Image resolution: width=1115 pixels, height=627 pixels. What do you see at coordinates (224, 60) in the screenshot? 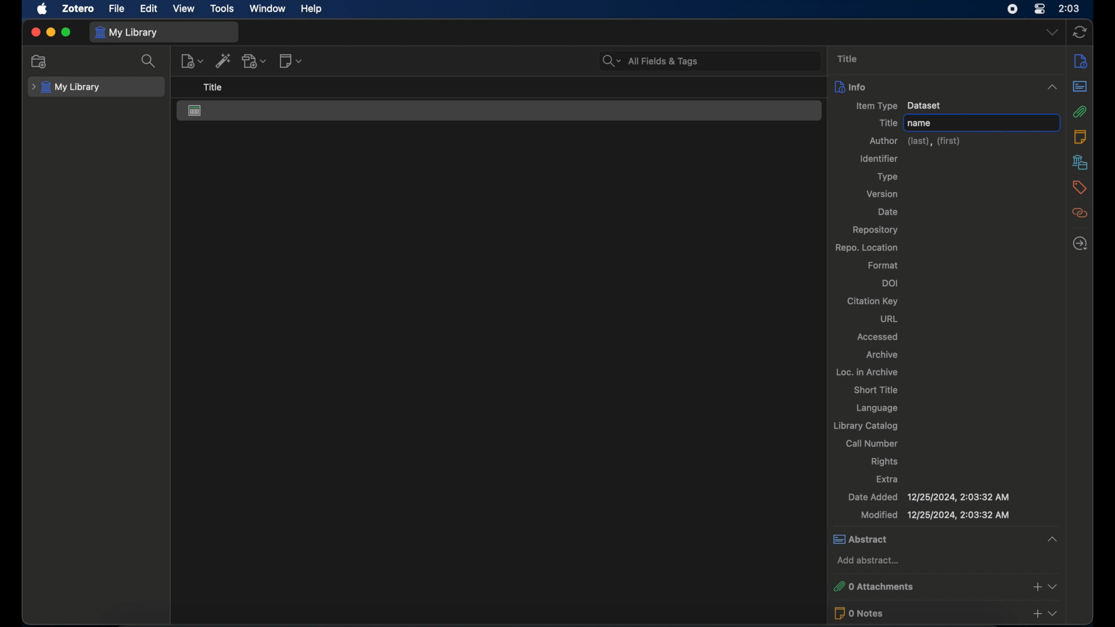
I see `add item by identifier` at bounding box center [224, 60].